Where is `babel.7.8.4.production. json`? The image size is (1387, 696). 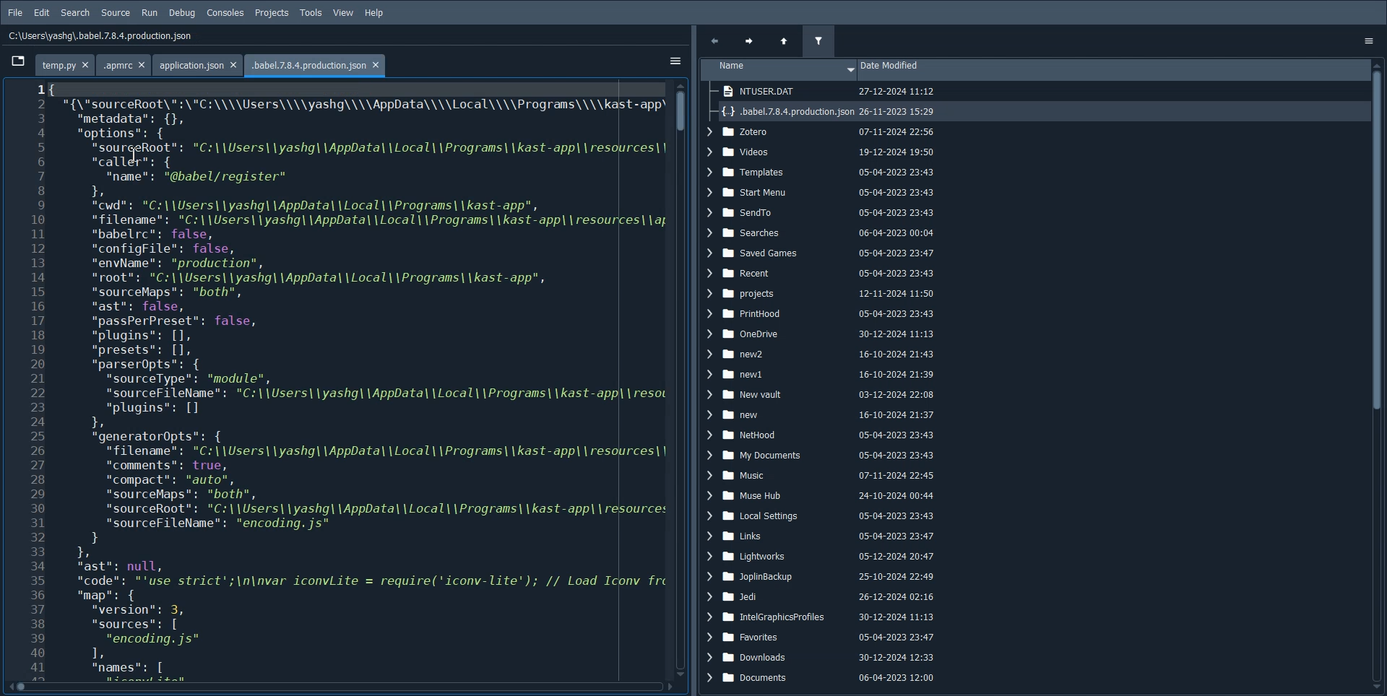 babel.7.8.4.production. json is located at coordinates (311, 64).